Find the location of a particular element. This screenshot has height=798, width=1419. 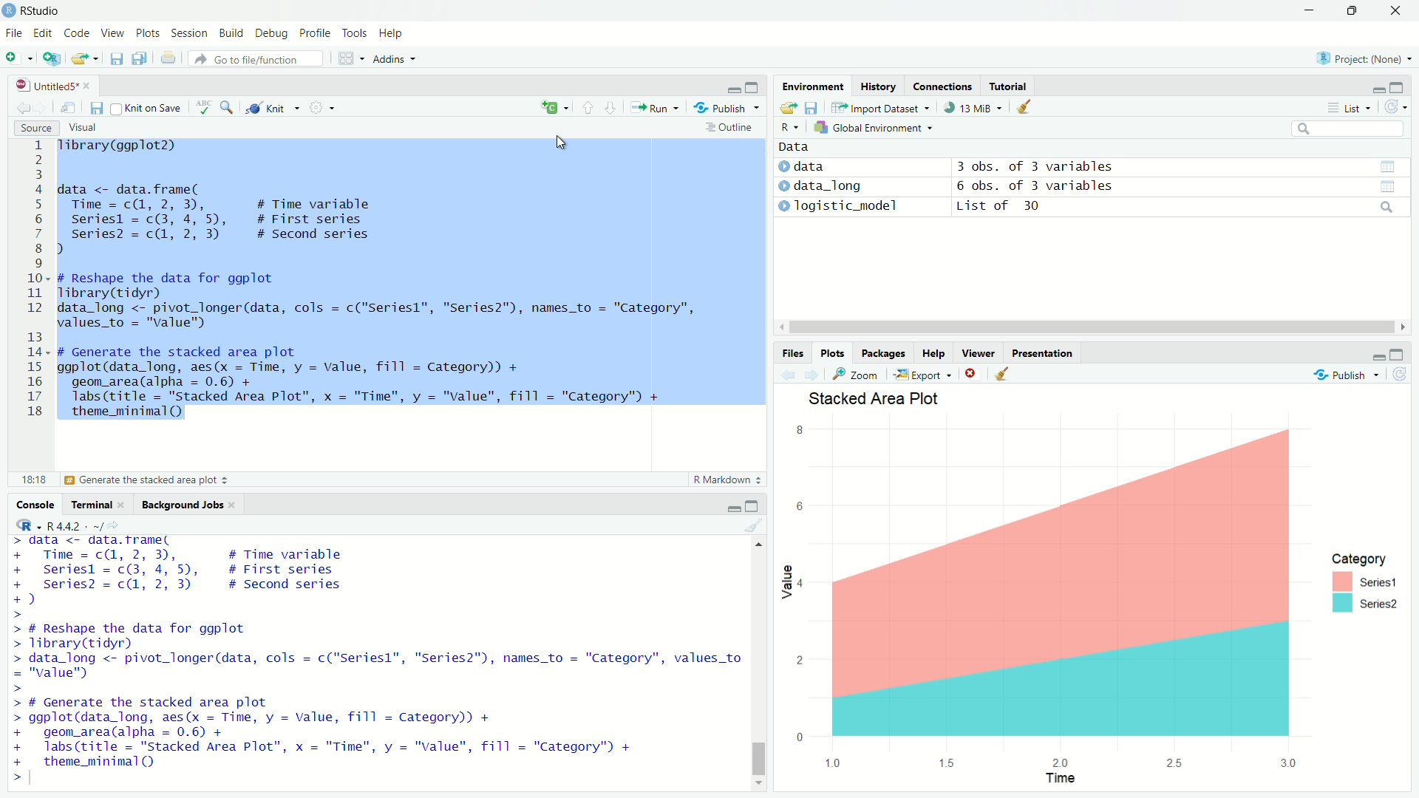

search is located at coordinates (1387, 190).